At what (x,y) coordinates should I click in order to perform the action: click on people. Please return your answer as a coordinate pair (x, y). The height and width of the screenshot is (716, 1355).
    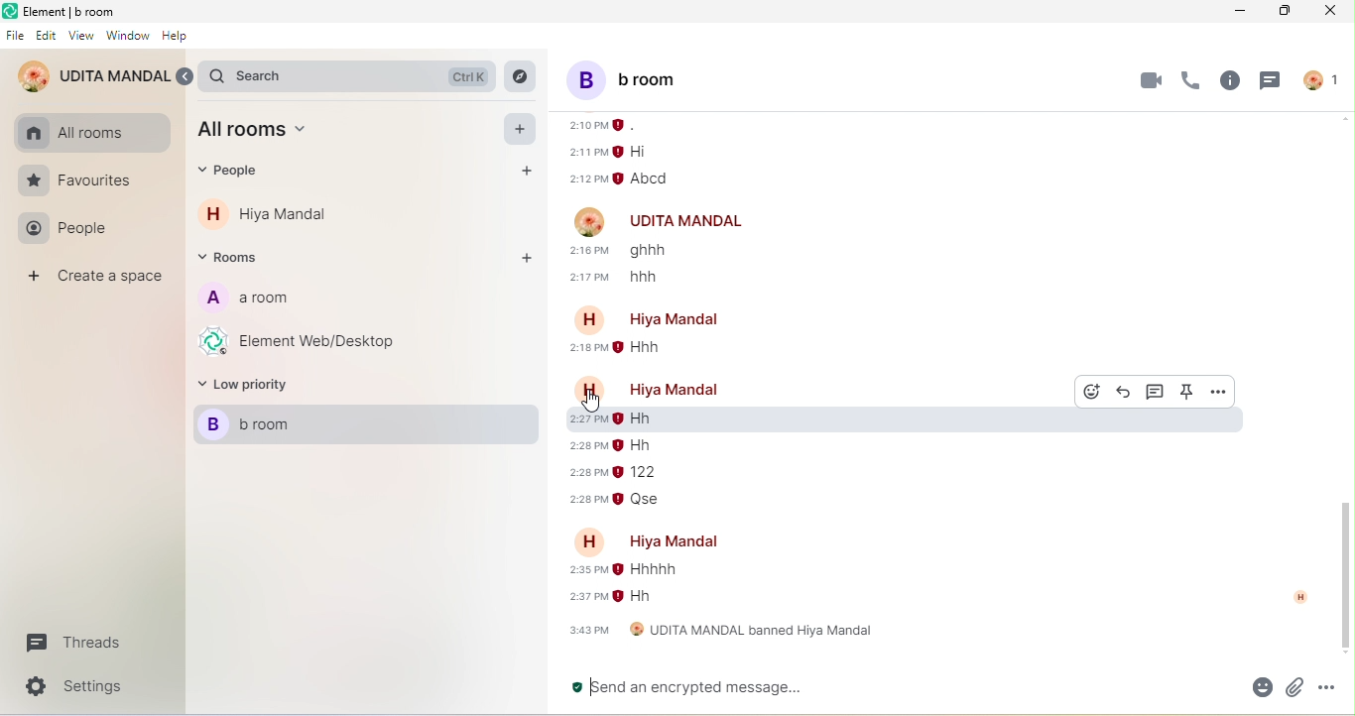
    Looking at the image, I should click on (69, 231).